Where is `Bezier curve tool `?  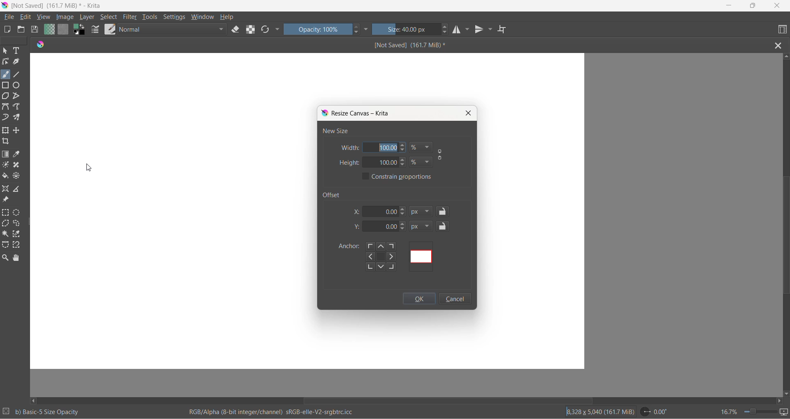 Bezier curve tool  is located at coordinates (7, 108).